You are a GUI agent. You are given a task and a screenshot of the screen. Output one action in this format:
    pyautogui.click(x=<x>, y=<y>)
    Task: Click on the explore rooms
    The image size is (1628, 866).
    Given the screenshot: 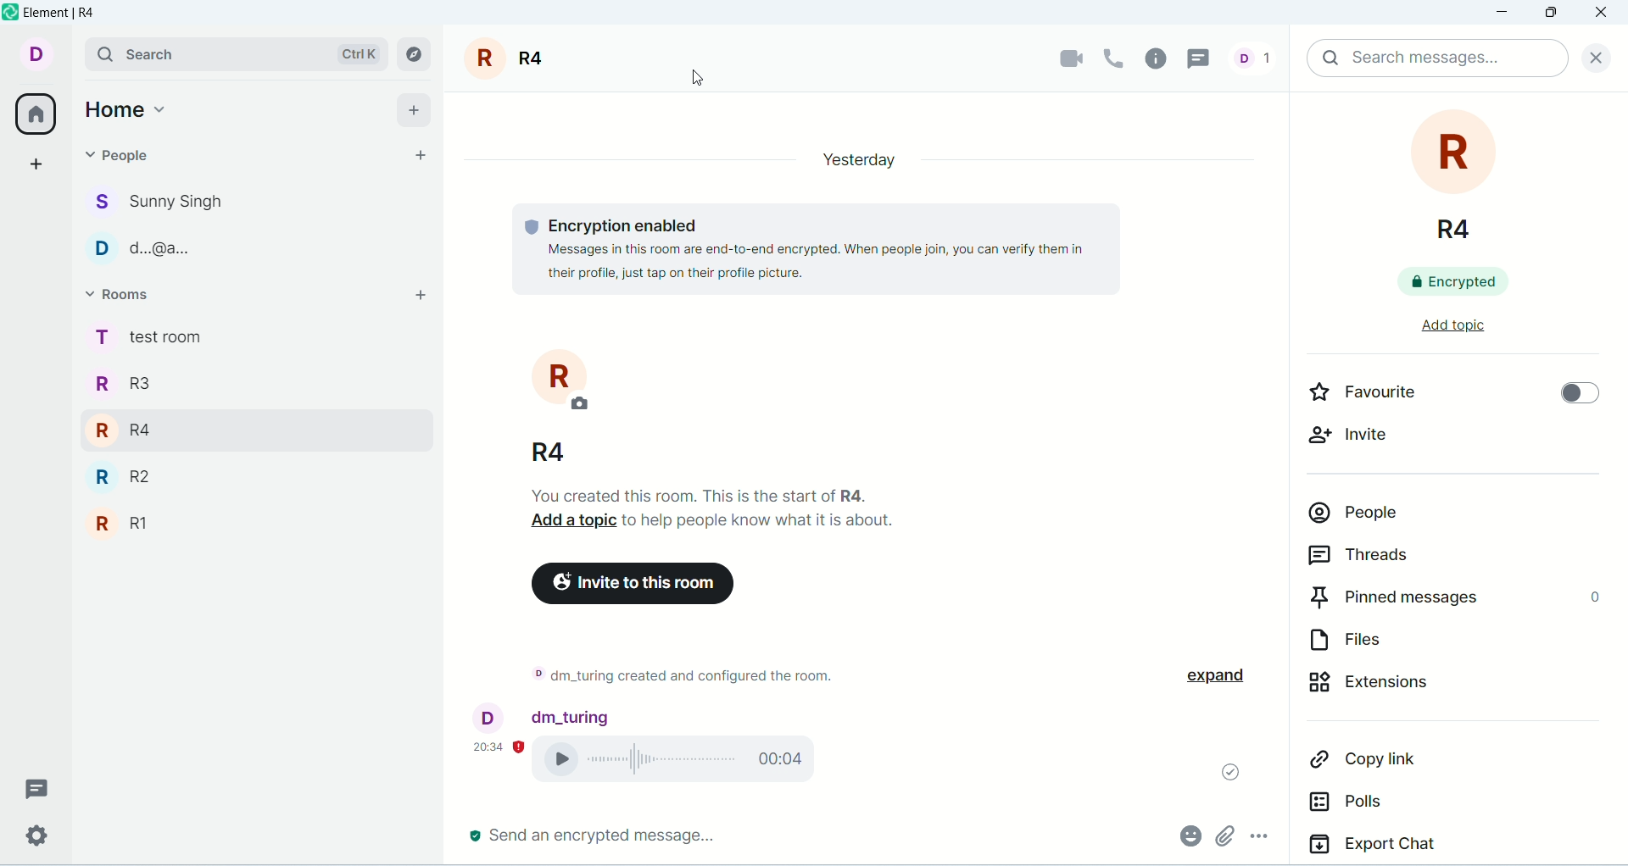 What is the action you would take?
    pyautogui.click(x=415, y=54)
    